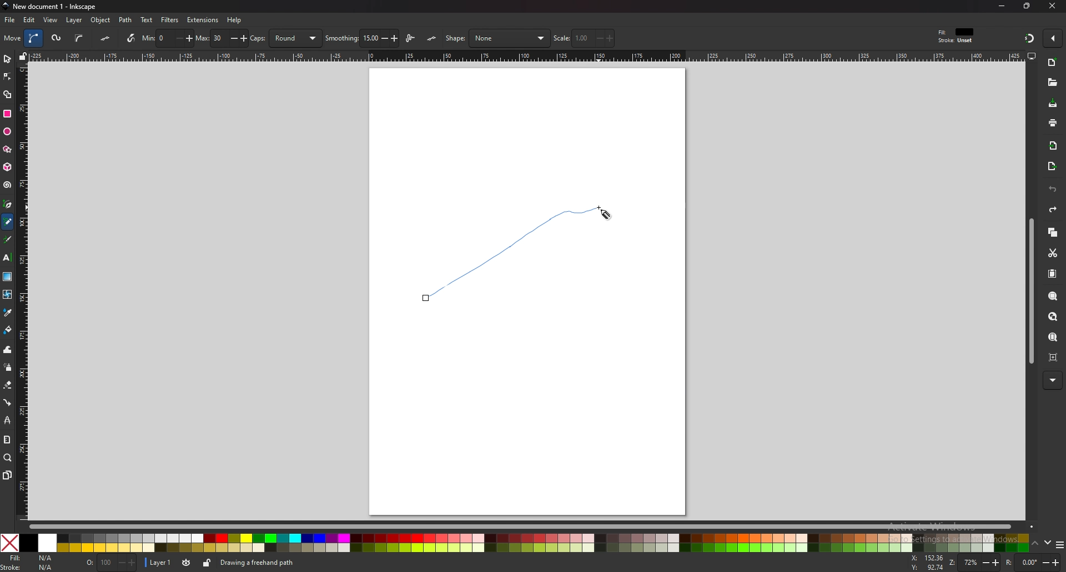 The image size is (1066, 572). Describe the element at coordinates (7, 185) in the screenshot. I see `spiral` at that location.